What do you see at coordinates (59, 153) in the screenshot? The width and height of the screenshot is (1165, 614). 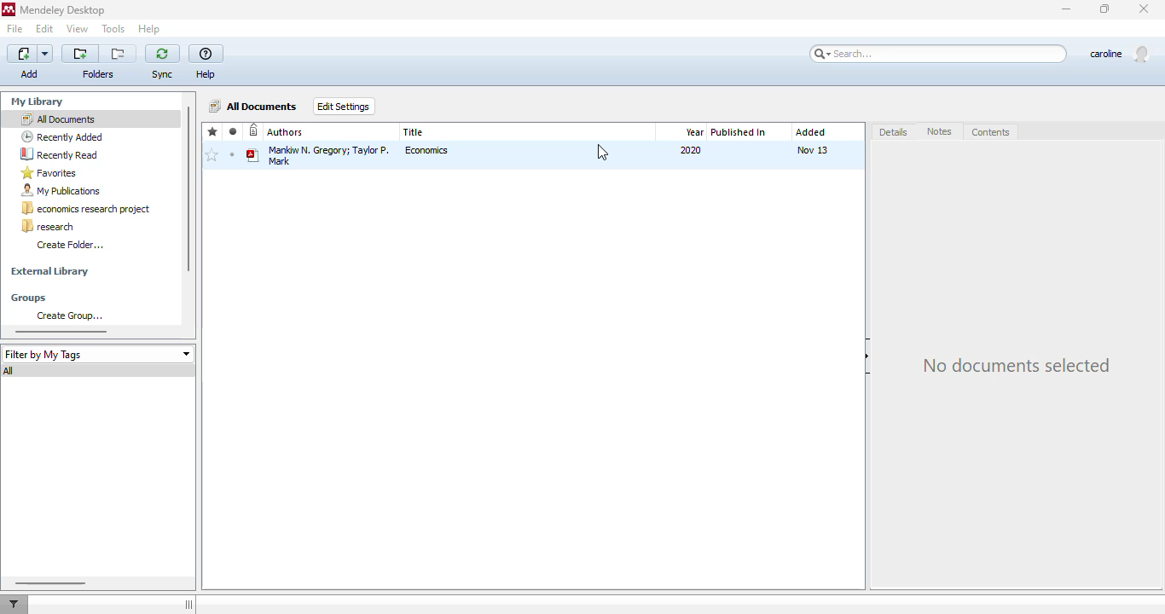 I see `recently read` at bounding box center [59, 153].